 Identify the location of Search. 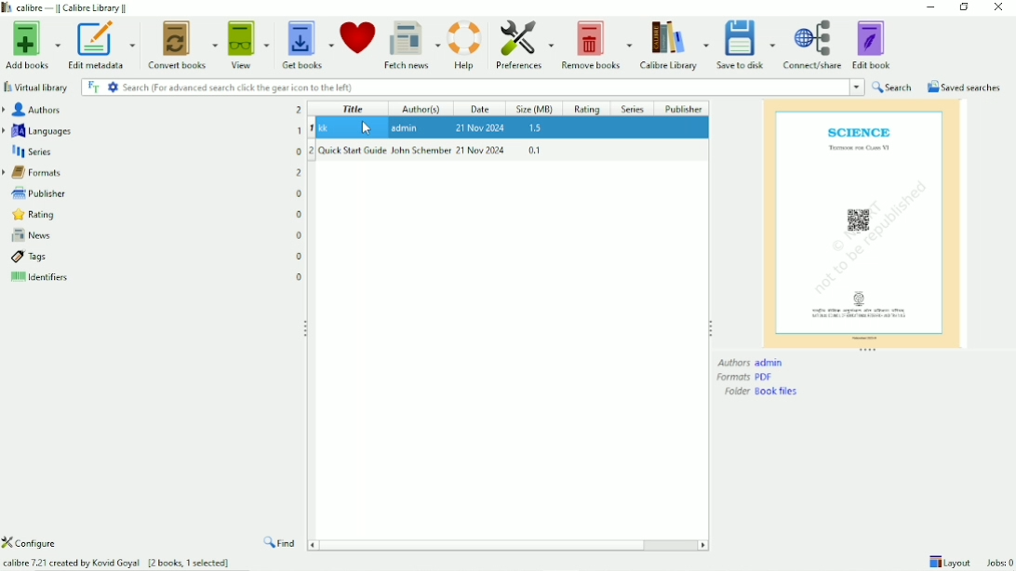
(892, 86).